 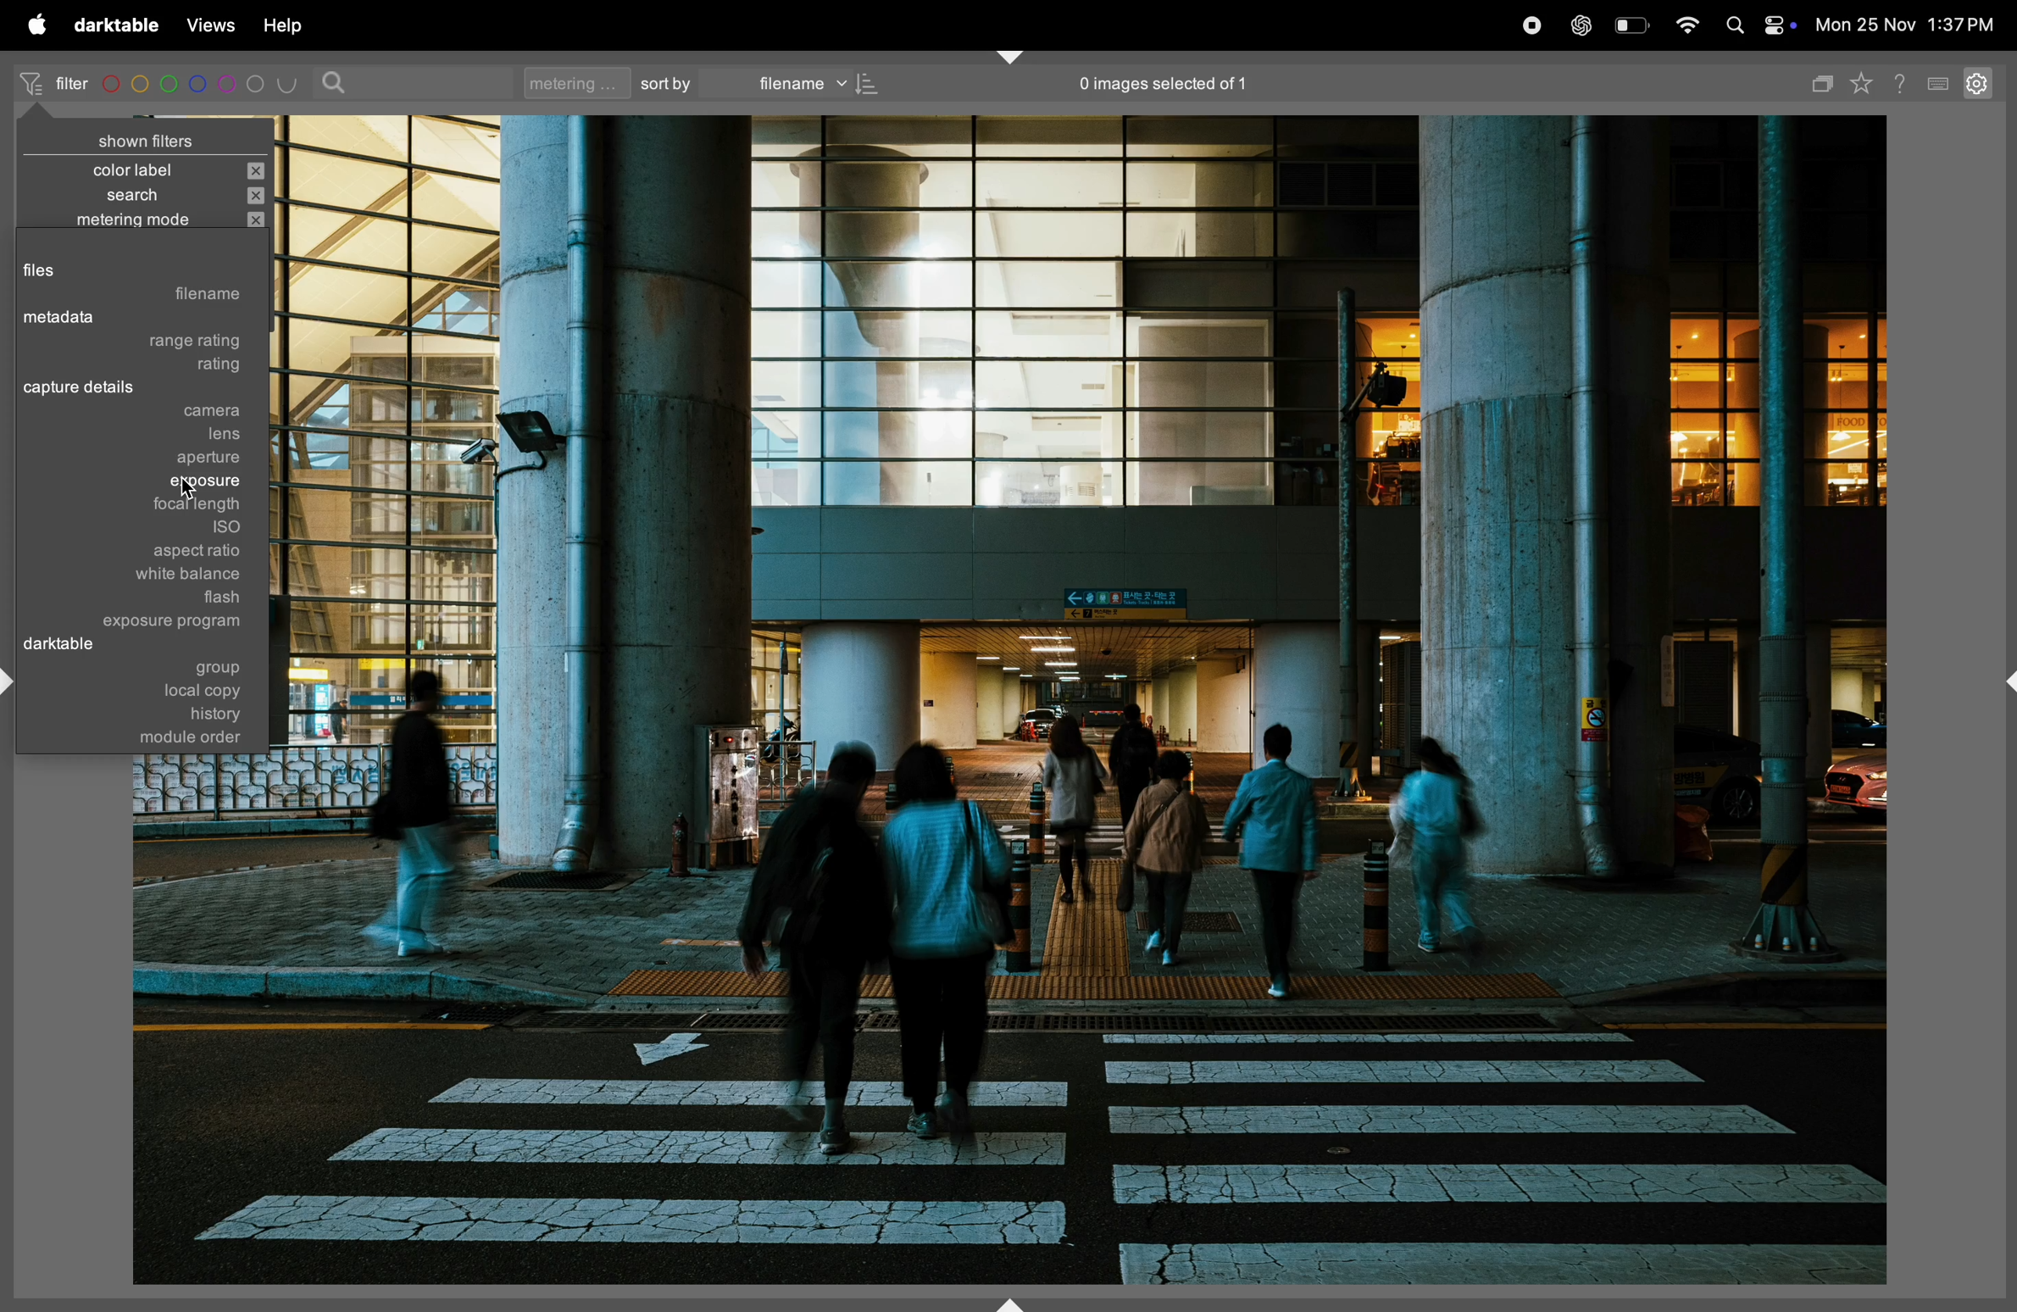 What do you see at coordinates (203, 599) in the screenshot?
I see `flash` at bounding box center [203, 599].